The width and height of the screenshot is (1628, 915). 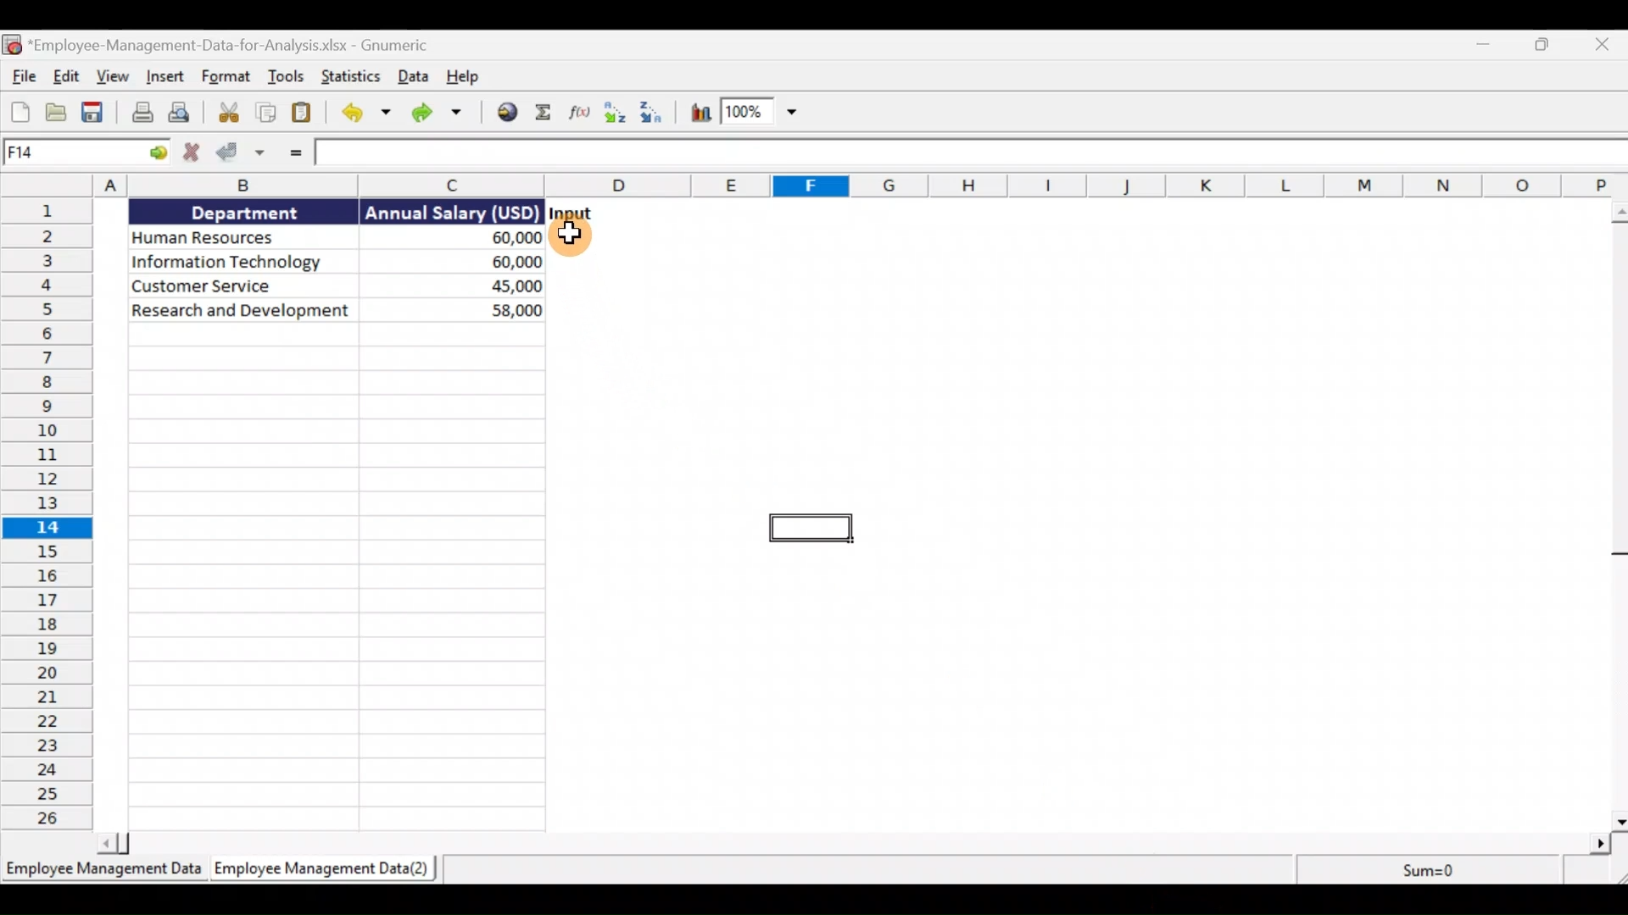 What do you see at coordinates (1477, 42) in the screenshot?
I see `Minimise` at bounding box center [1477, 42].